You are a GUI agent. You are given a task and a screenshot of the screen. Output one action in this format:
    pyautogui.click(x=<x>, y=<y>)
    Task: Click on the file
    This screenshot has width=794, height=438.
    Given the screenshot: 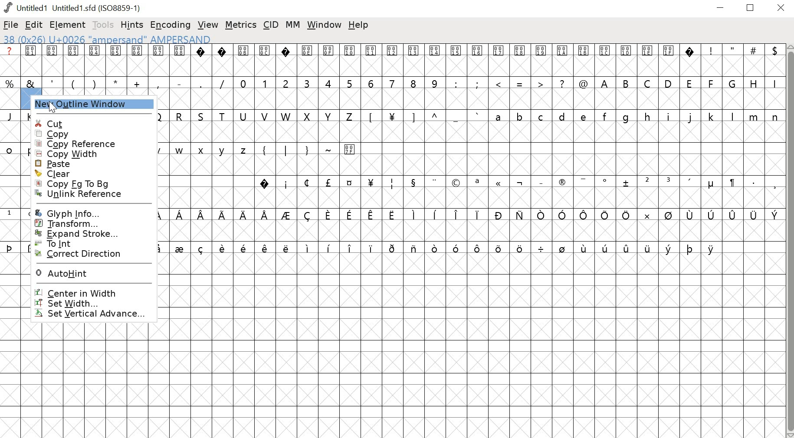 What is the action you would take?
    pyautogui.click(x=11, y=25)
    